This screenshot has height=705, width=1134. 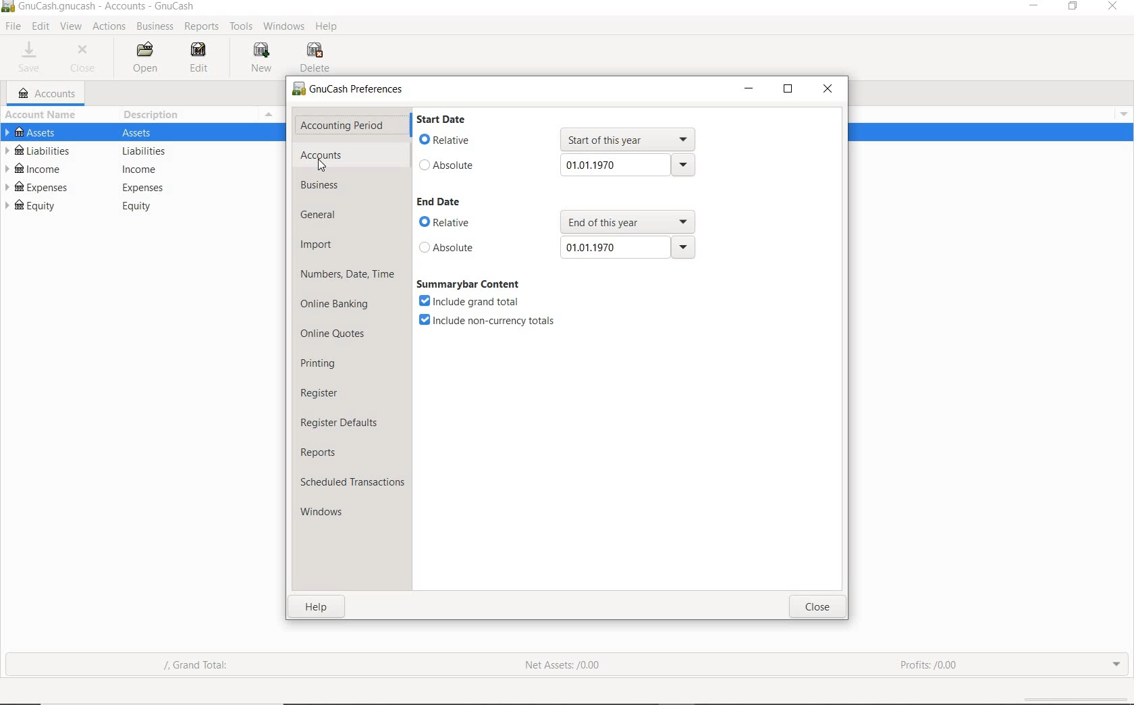 What do you see at coordinates (48, 94) in the screenshot?
I see `ACCOUNTS` at bounding box center [48, 94].